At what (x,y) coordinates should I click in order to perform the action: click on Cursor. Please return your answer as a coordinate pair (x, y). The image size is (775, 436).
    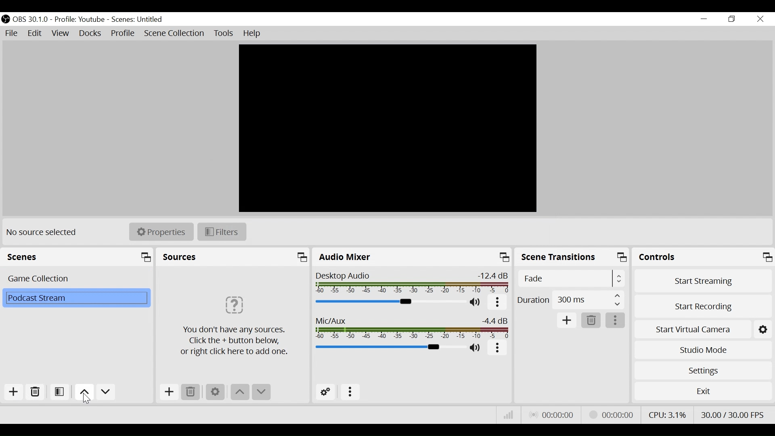
    Looking at the image, I should click on (86, 400).